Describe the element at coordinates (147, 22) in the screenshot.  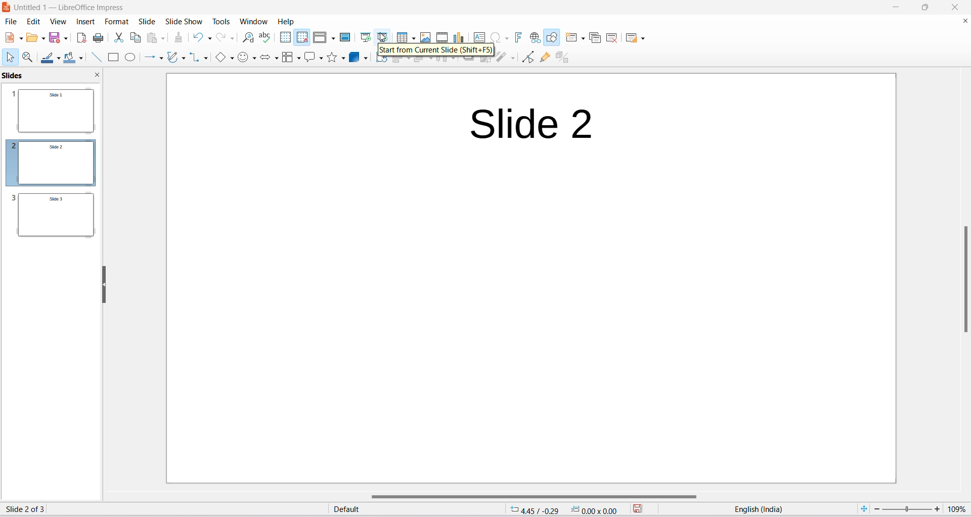
I see `slide` at that location.